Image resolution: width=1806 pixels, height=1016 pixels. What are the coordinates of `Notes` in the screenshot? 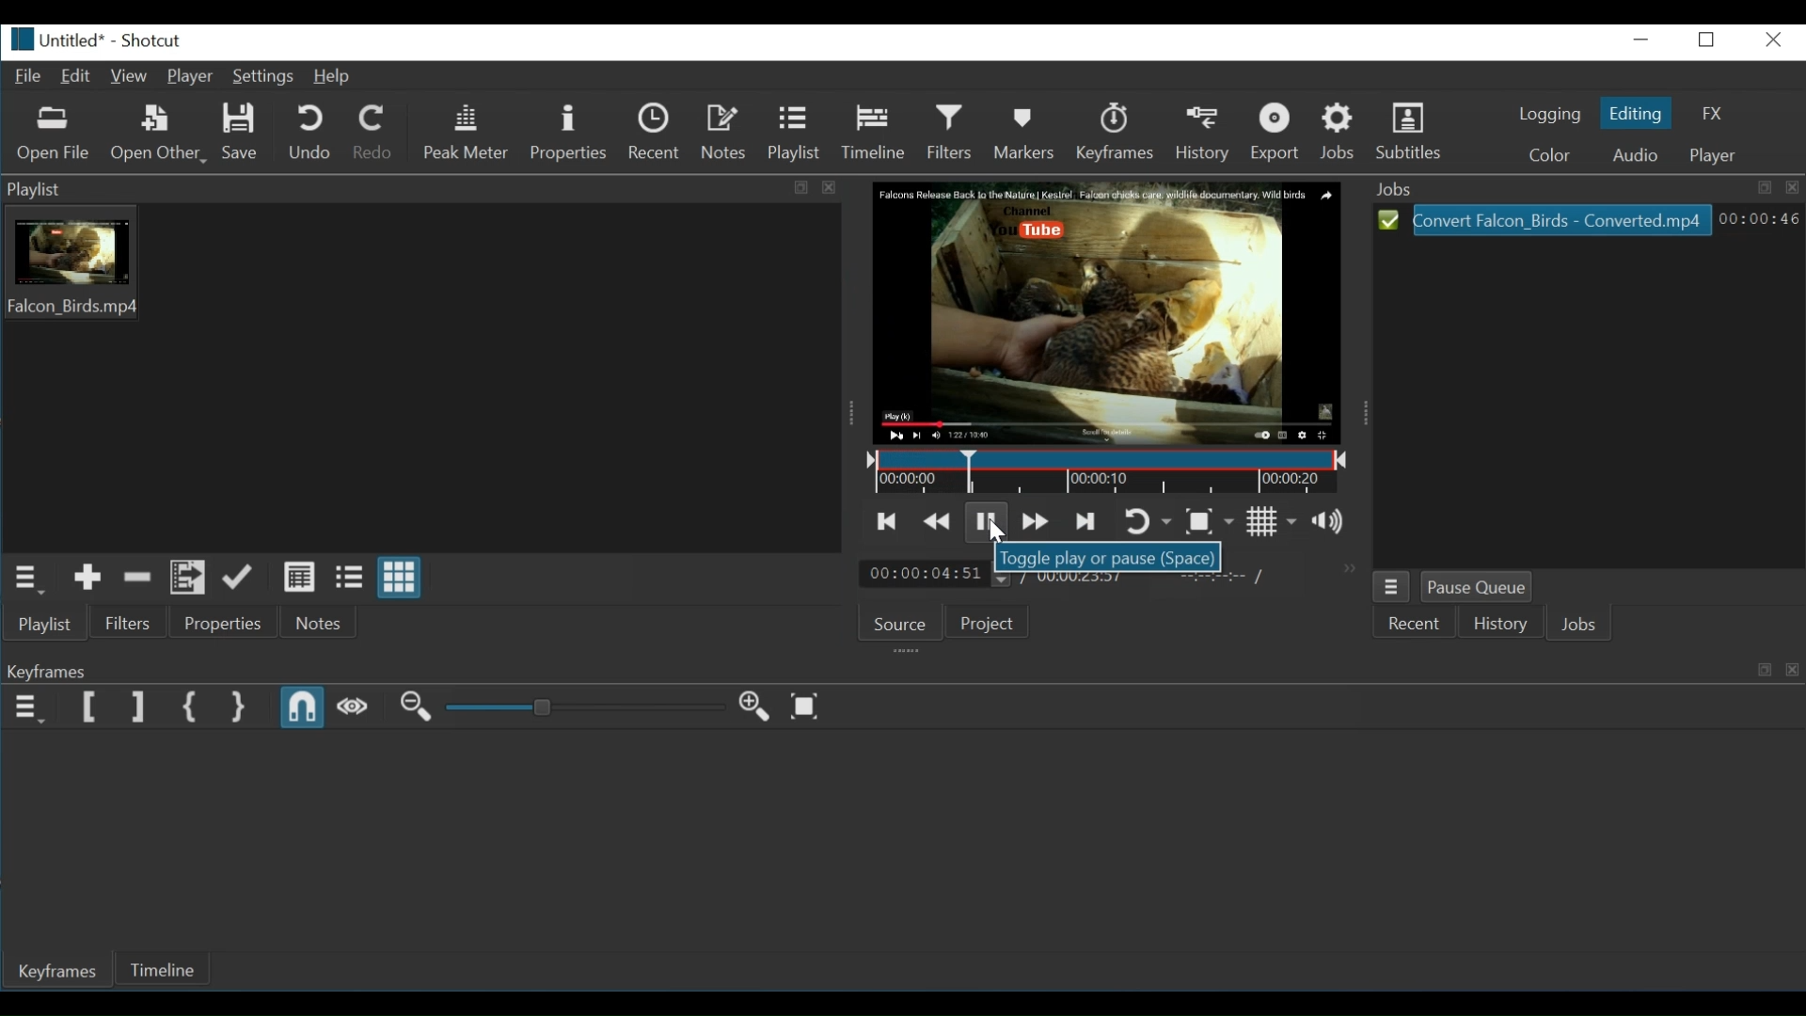 It's located at (723, 132).